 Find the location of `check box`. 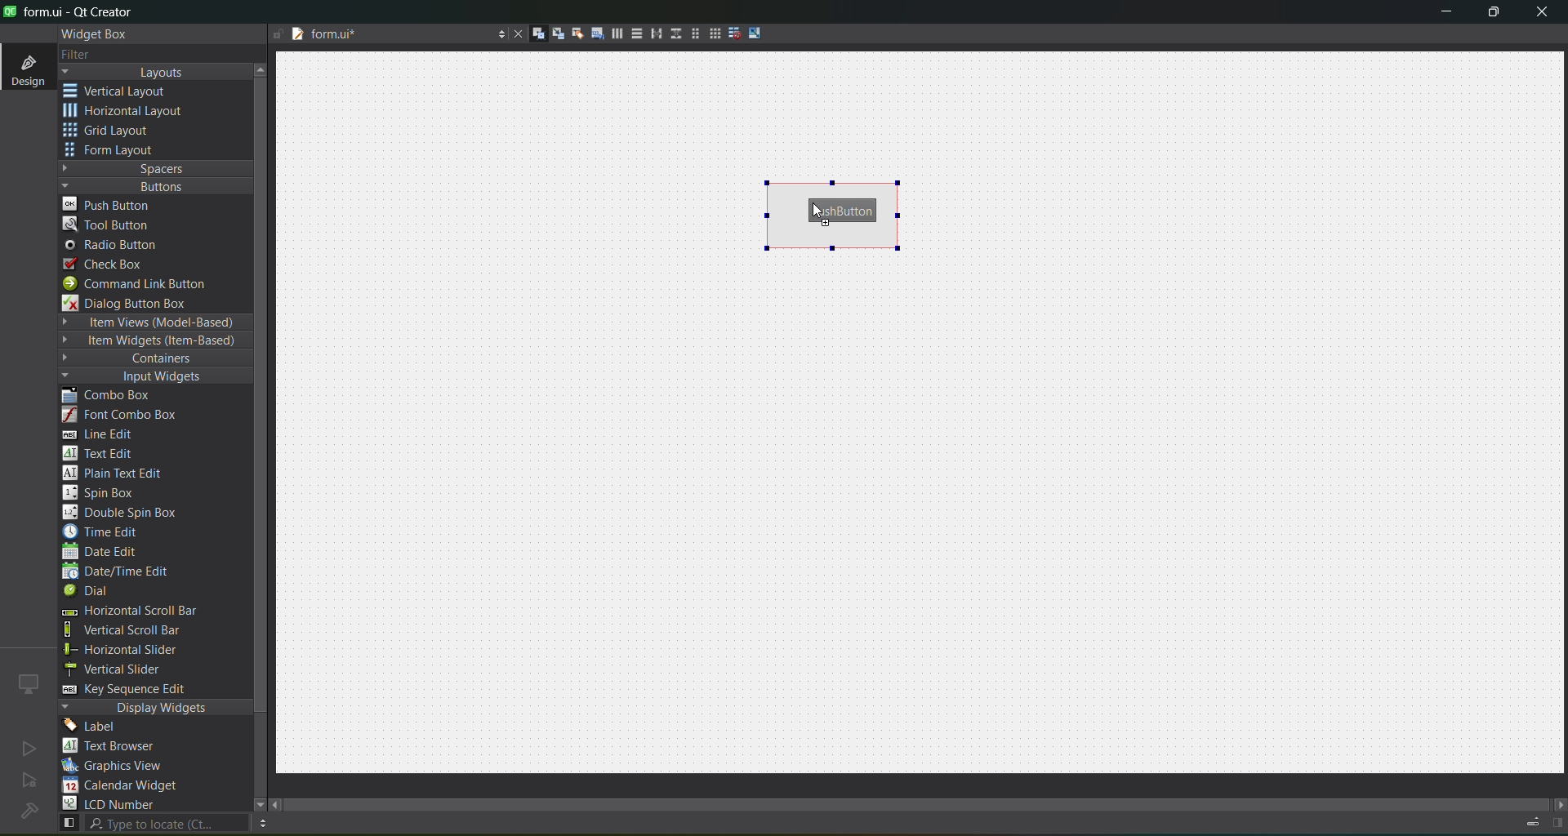

check box is located at coordinates (111, 265).